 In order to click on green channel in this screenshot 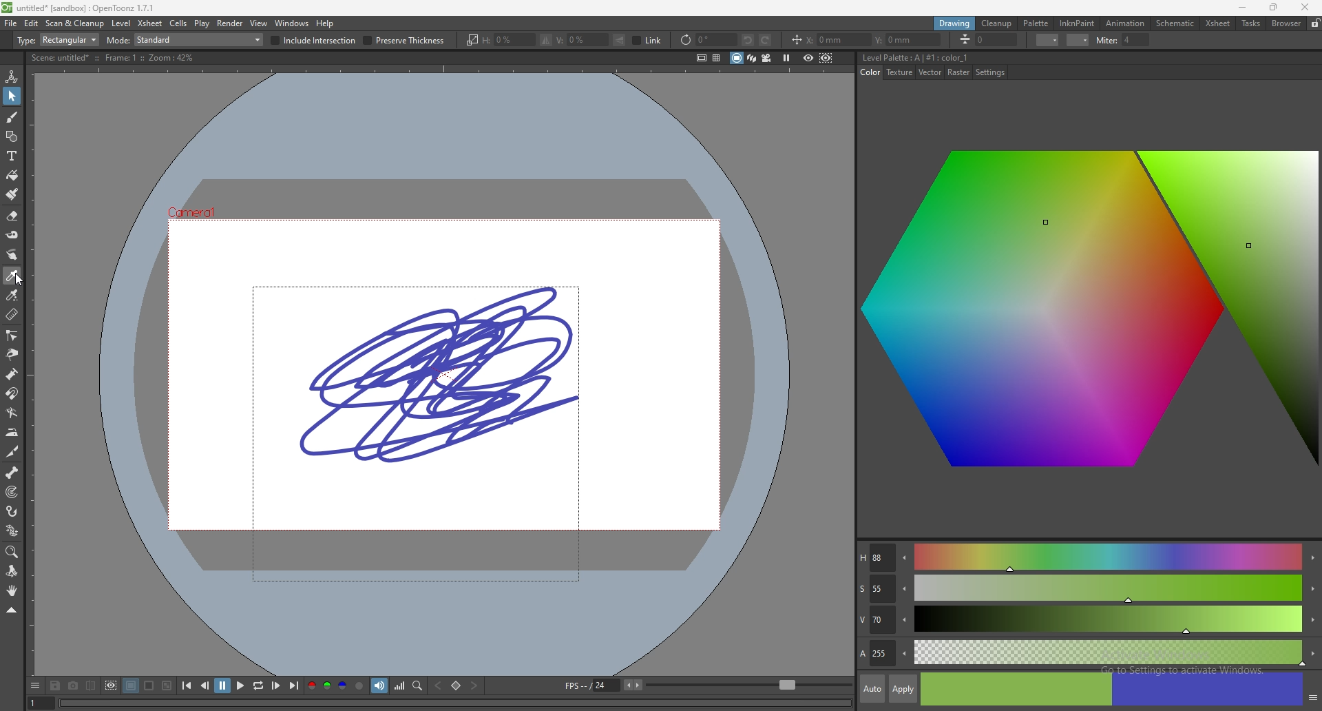, I will do `click(326, 686)`.